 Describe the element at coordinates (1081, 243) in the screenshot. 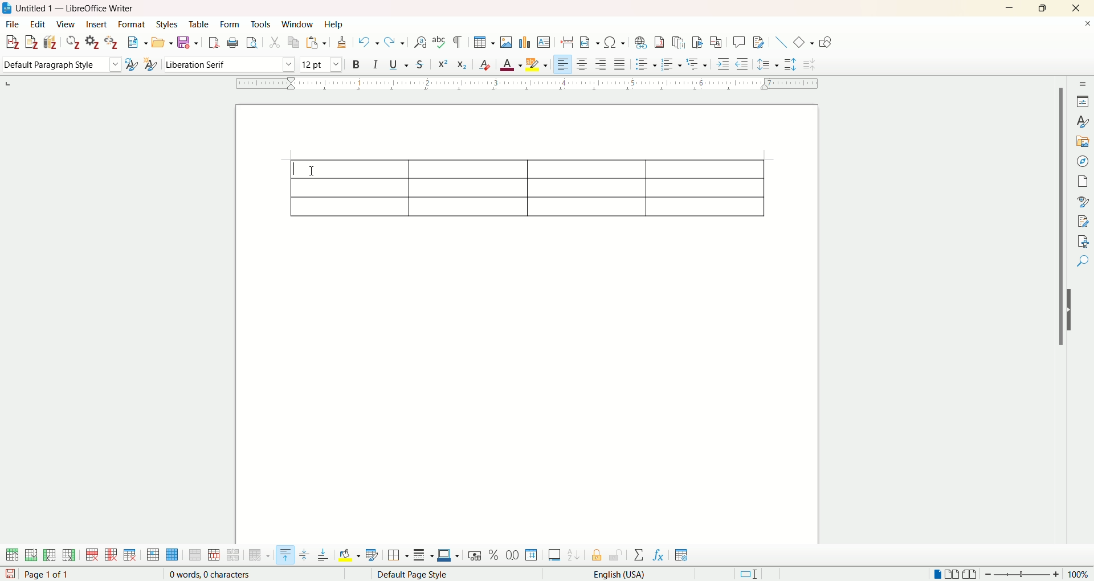

I see `accessibility check` at that location.